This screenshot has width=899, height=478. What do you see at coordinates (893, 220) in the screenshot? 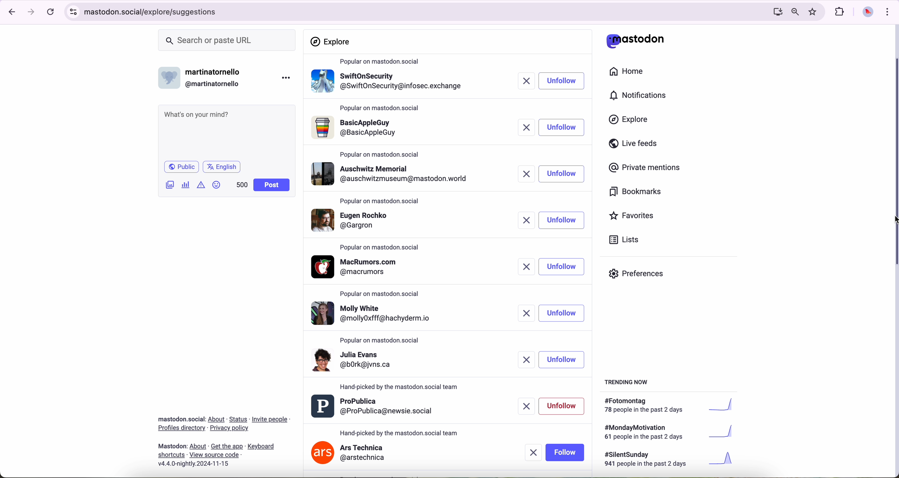
I see `mouse` at bounding box center [893, 220].